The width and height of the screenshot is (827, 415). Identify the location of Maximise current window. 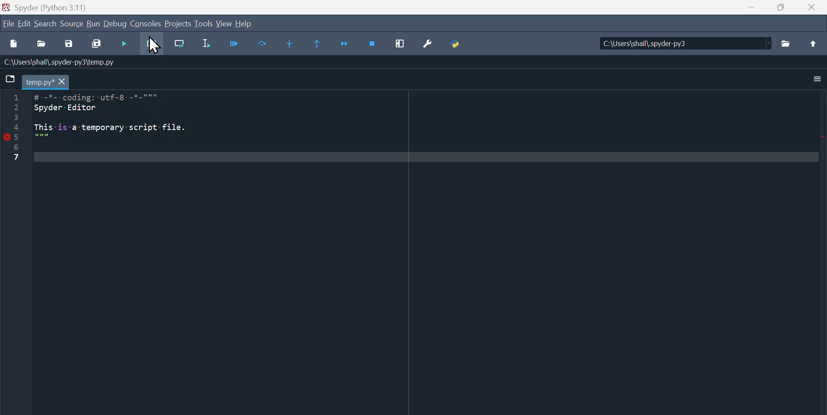
(402, 42).